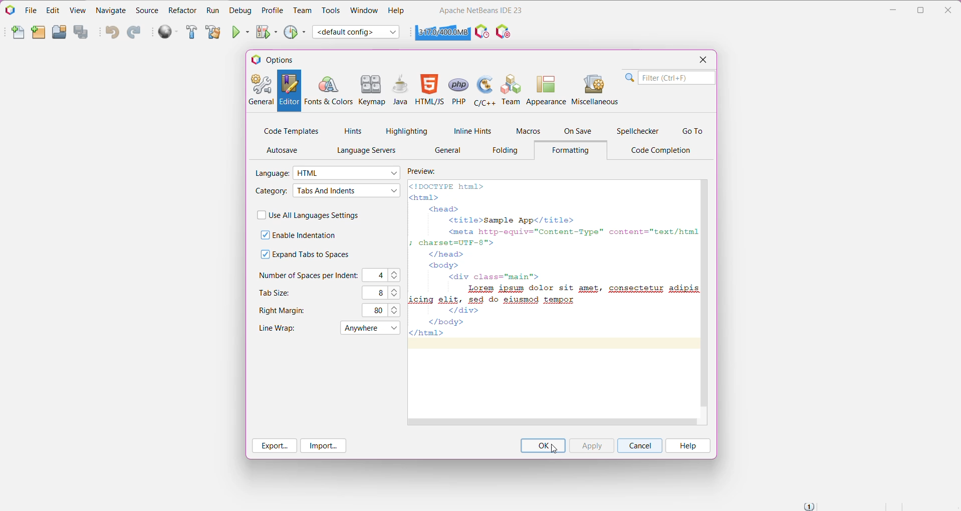  Describe the element at coordinates (364, 151) in the screenshot. I see `Language Servers` at that location.